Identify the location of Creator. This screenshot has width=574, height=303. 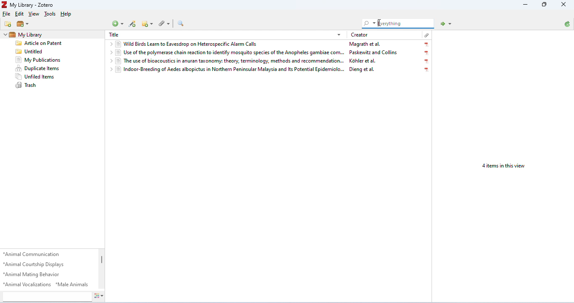
(359, 35).